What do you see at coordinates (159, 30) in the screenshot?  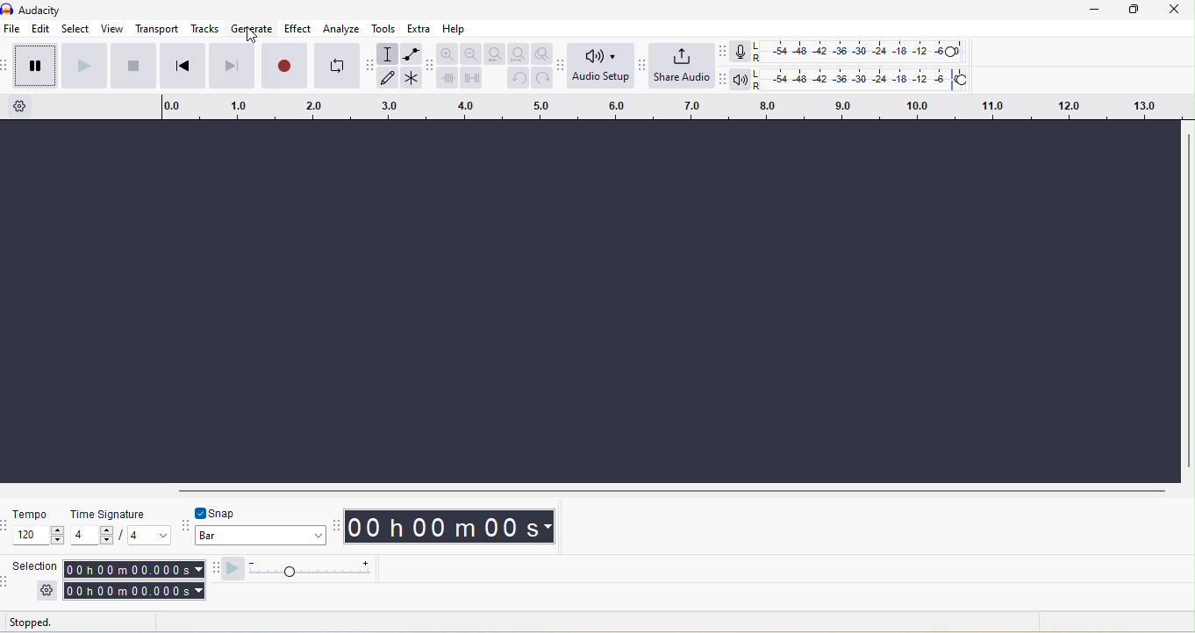 I see `transport` at bounding box center [159, 30].